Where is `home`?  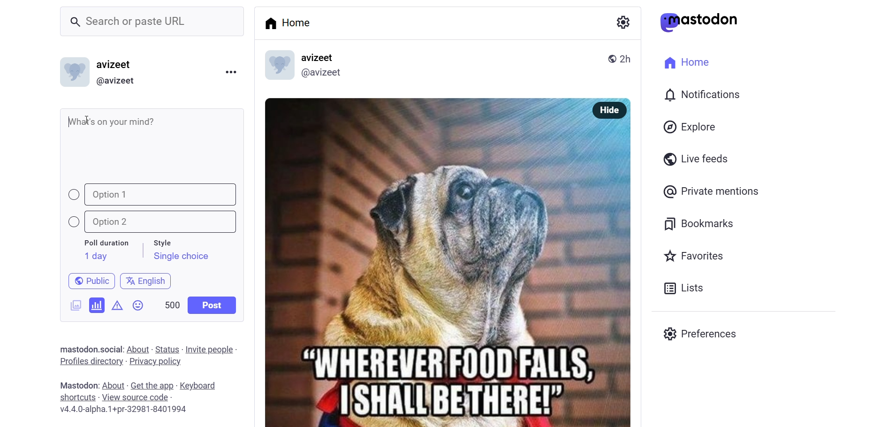 home is located at coordinates (684, 61).